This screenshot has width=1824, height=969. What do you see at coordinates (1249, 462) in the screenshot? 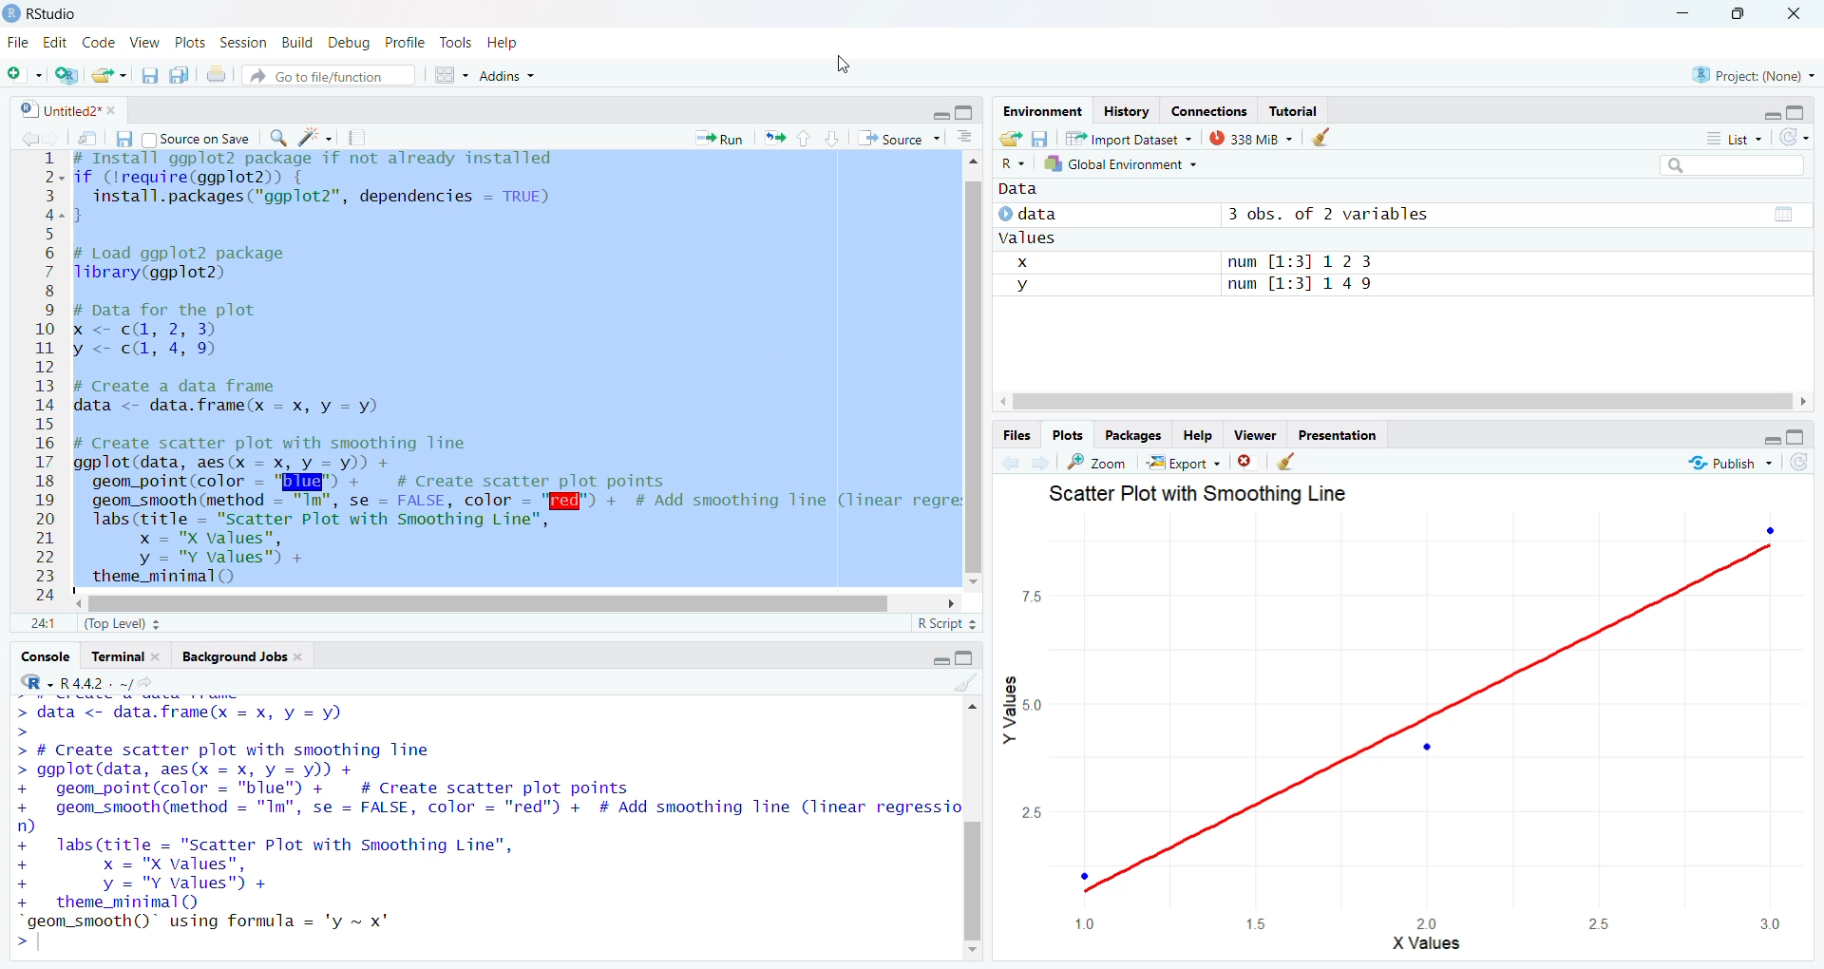
I see `clear current plot` at bounding box center [1249, 462].